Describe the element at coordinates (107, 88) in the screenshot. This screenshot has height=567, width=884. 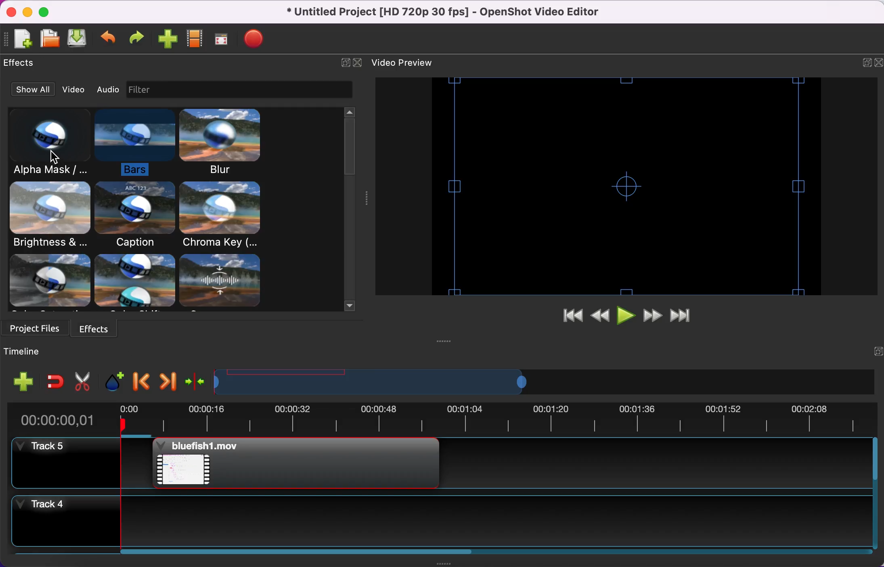
I see `audio` at that location.